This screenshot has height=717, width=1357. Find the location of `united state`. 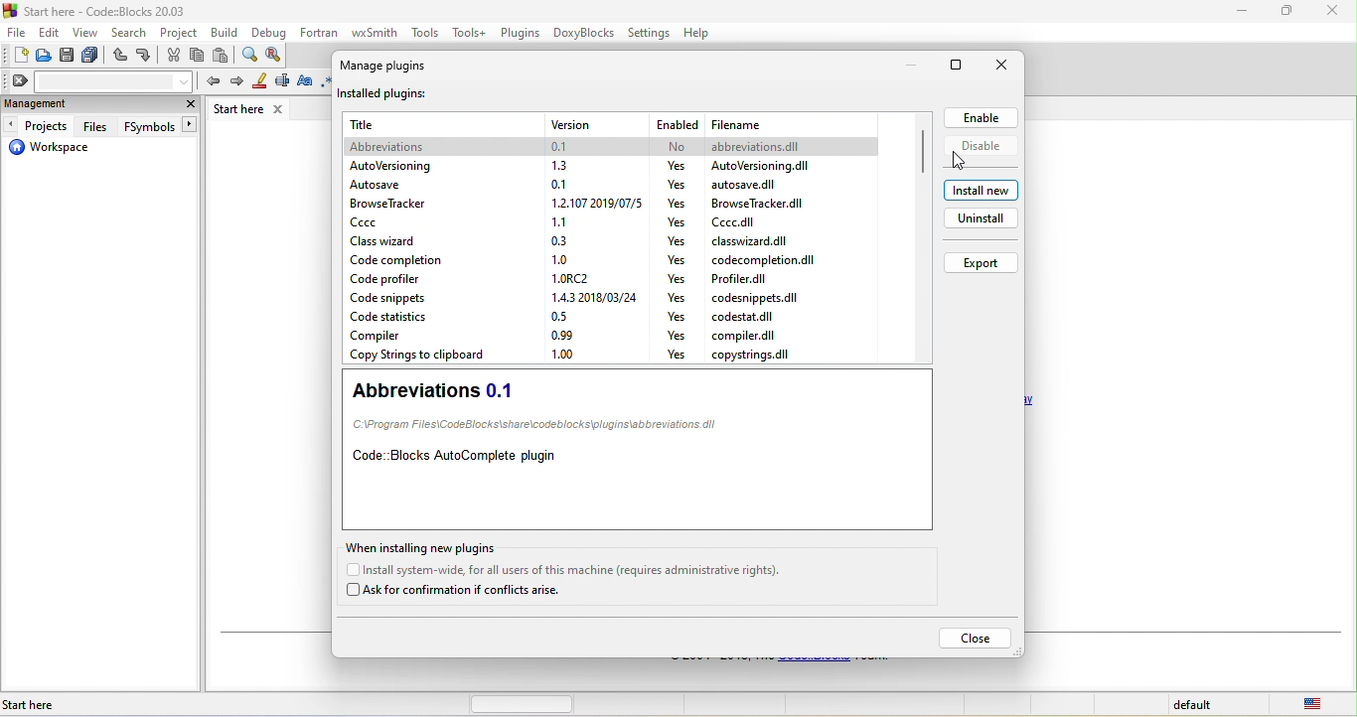

united state is located at coordinates (1316, 705).